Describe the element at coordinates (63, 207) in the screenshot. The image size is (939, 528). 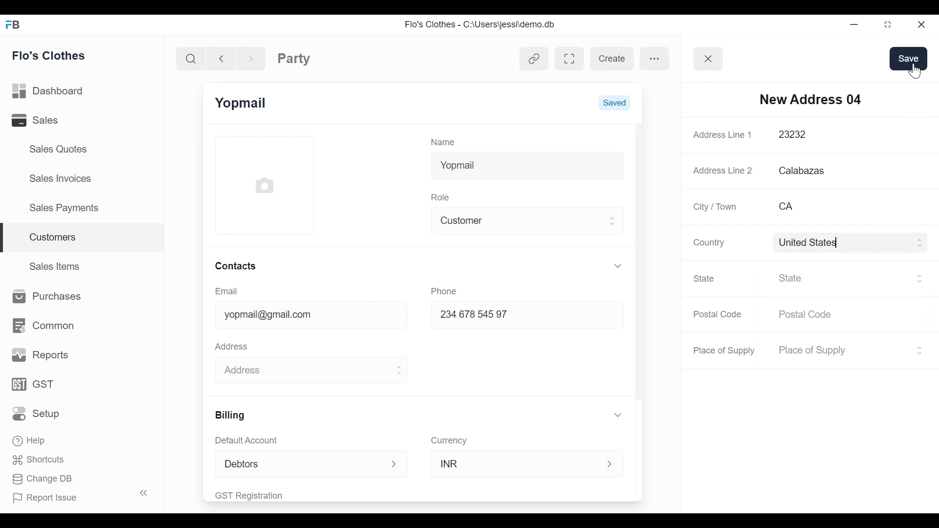
I see `Sales Payments` at that location.